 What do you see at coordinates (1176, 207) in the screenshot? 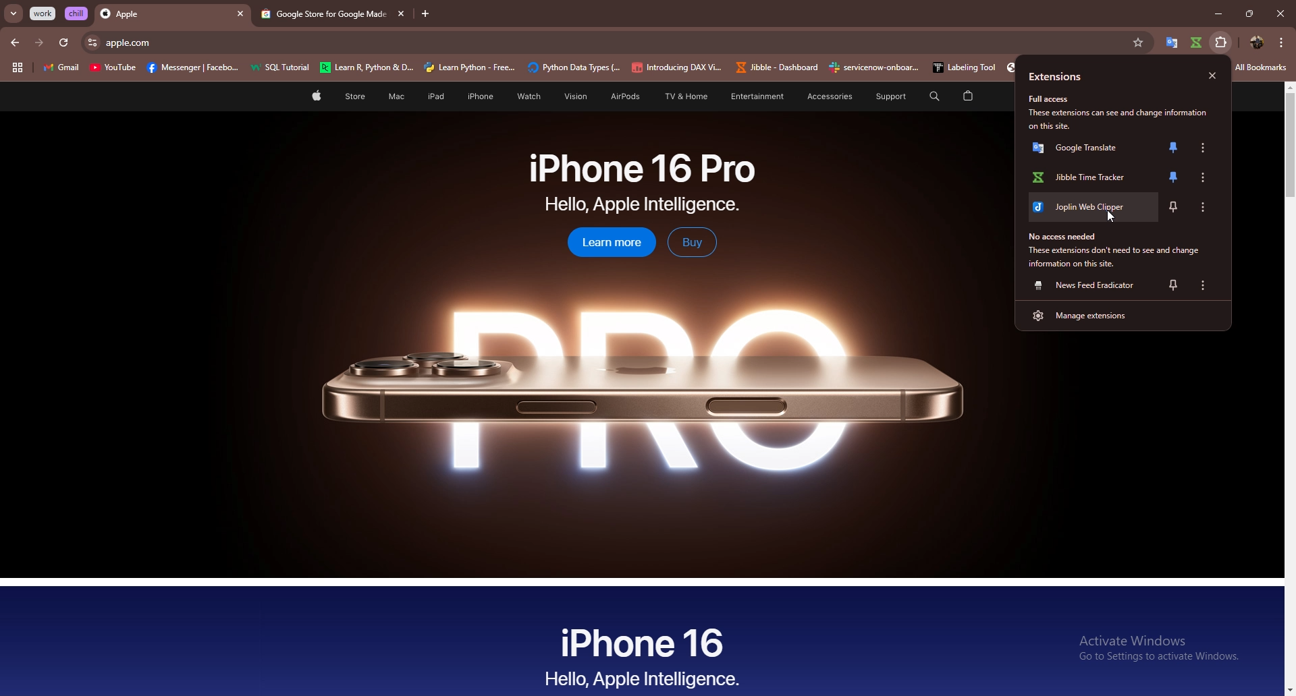
I see `unpin/pin` at bounding box center [1176, 207].